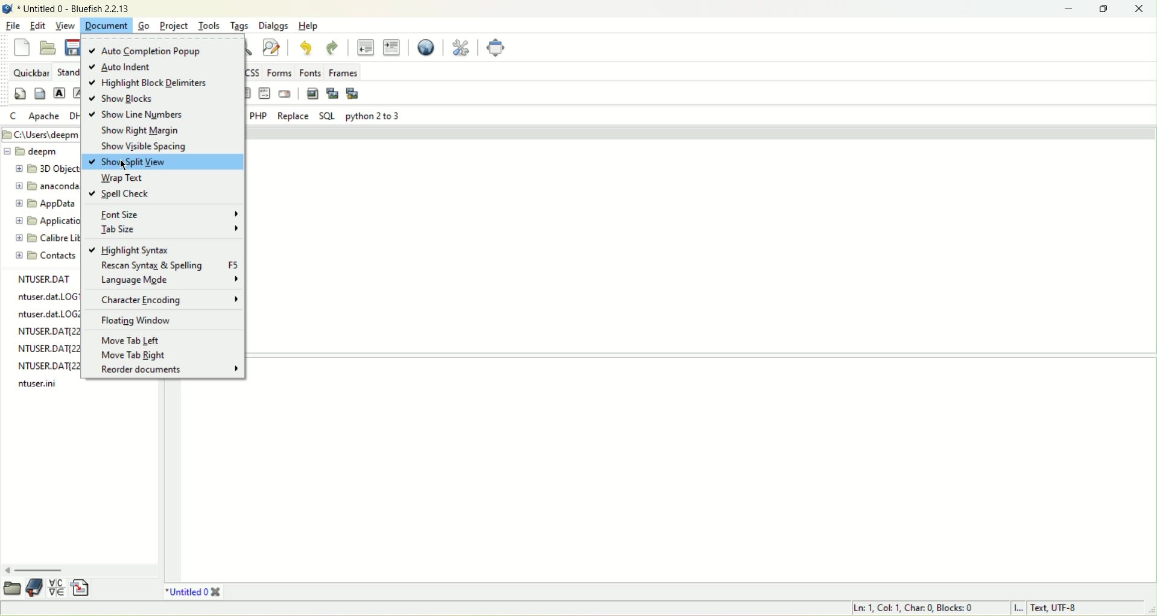 The height and width of the screenshot is (616, 1157). Describe the element at coordinates (259, 117) in the screenshot. I see `PHP` at that location.